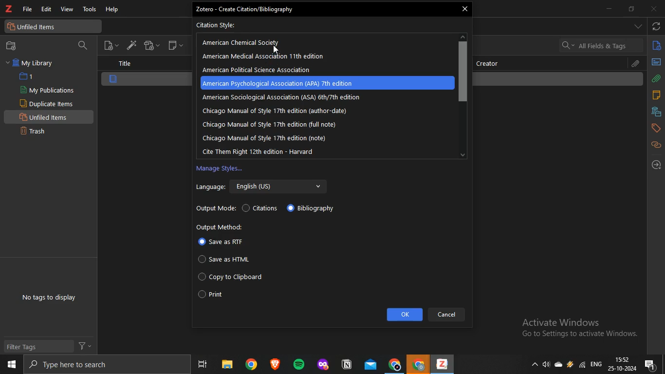 This screenshot has width=665, height=374. I want to click on Save as HTML, so click(227, 260).